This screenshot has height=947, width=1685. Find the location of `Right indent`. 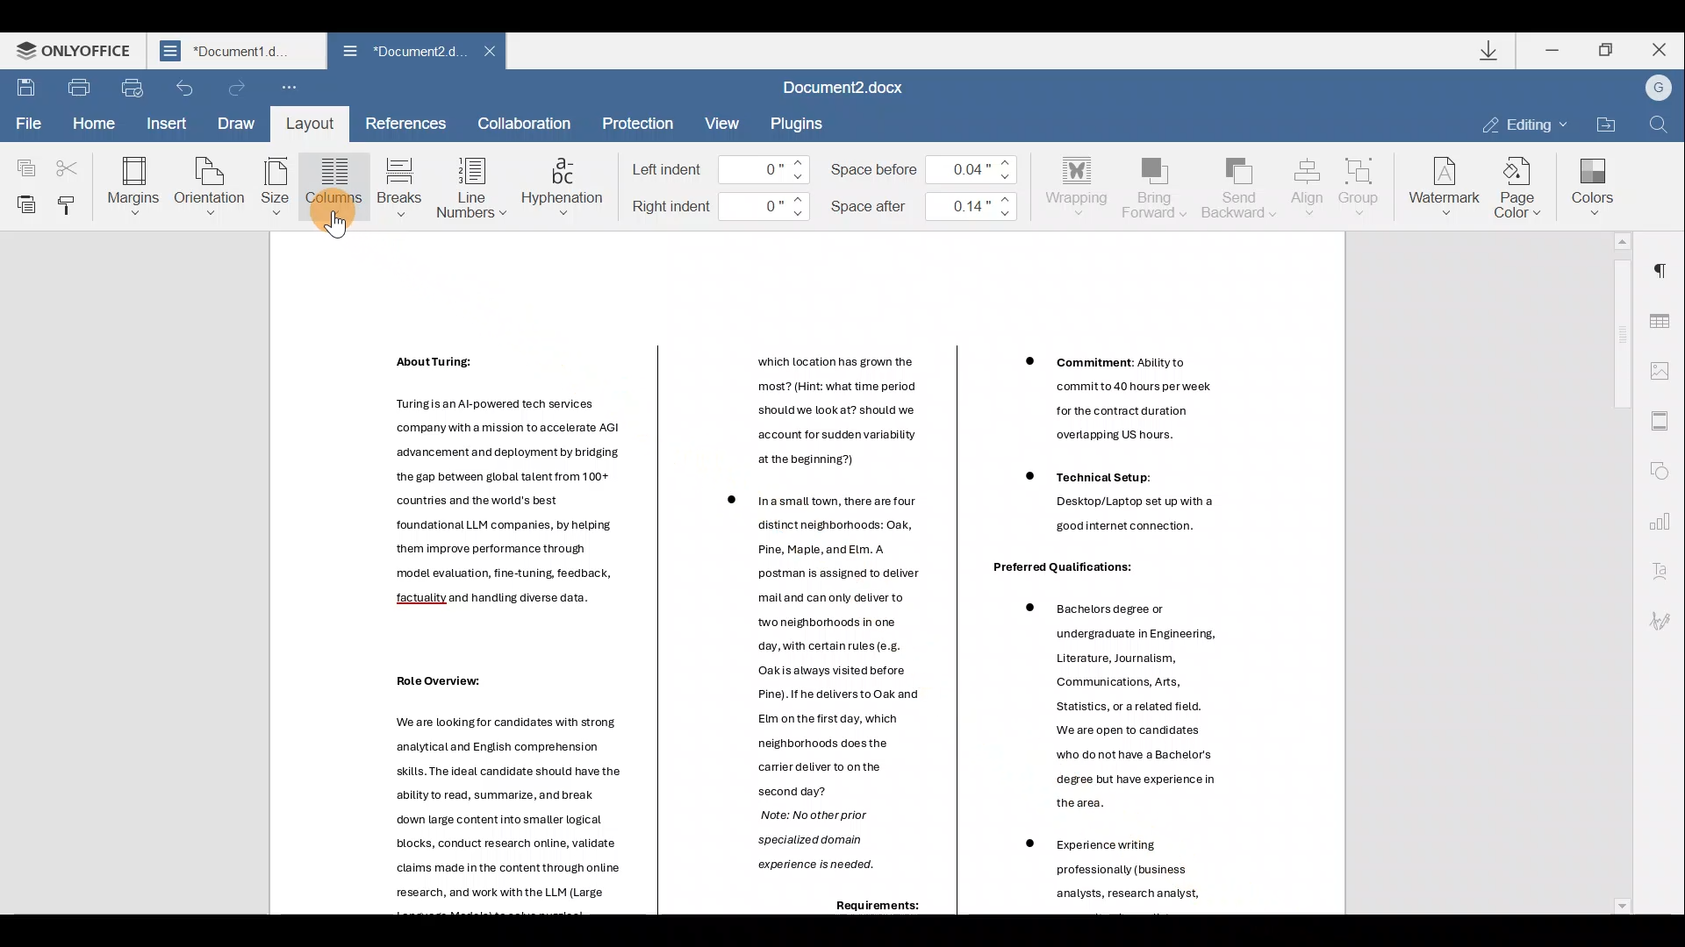

Right indent is located at coordinates (721, 206).